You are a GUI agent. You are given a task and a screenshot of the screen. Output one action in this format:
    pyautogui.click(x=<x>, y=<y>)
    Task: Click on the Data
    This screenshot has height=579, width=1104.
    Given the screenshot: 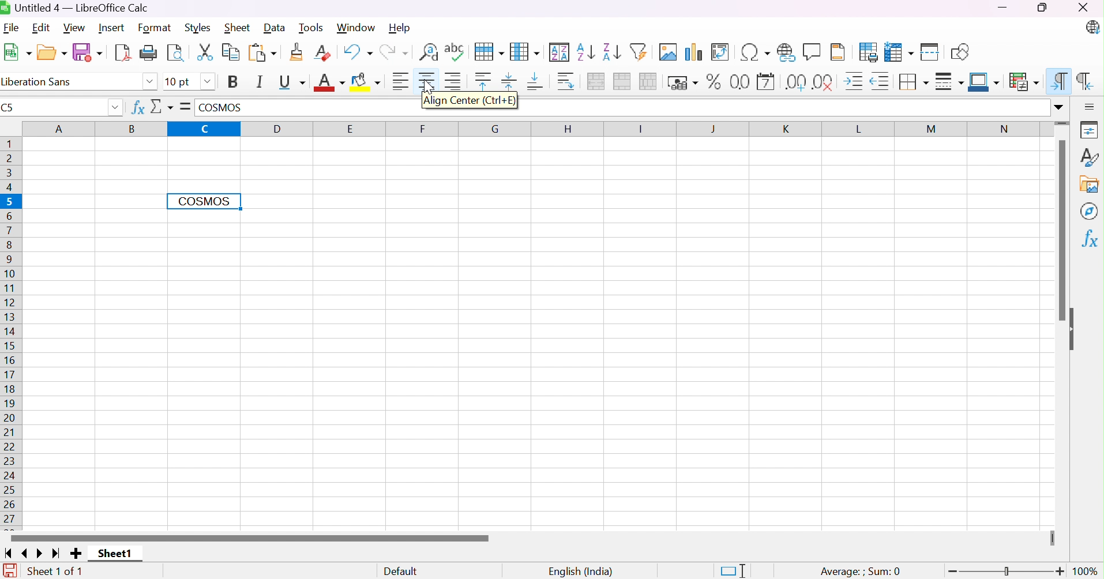 What is the action you would take?
    pyautogui.click(x=273, y=28)
    